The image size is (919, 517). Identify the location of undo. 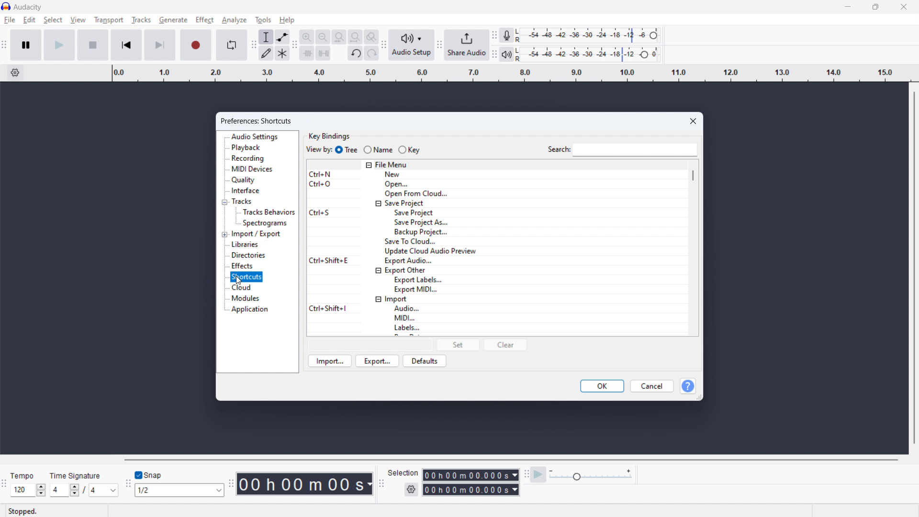
(356, 54).